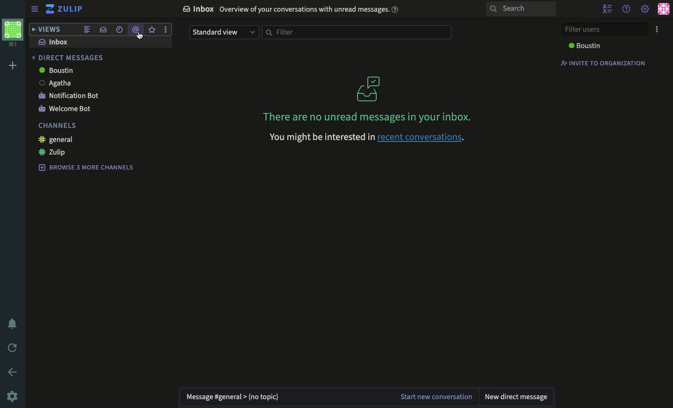 The image size is (673, 408). Describe the element at coordinates (13, 346) in the screenshot. I see `refresh` at that location.